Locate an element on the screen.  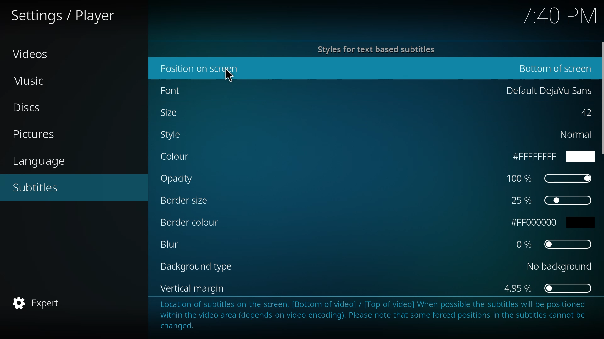
normal is located at coordinates (574, 135).